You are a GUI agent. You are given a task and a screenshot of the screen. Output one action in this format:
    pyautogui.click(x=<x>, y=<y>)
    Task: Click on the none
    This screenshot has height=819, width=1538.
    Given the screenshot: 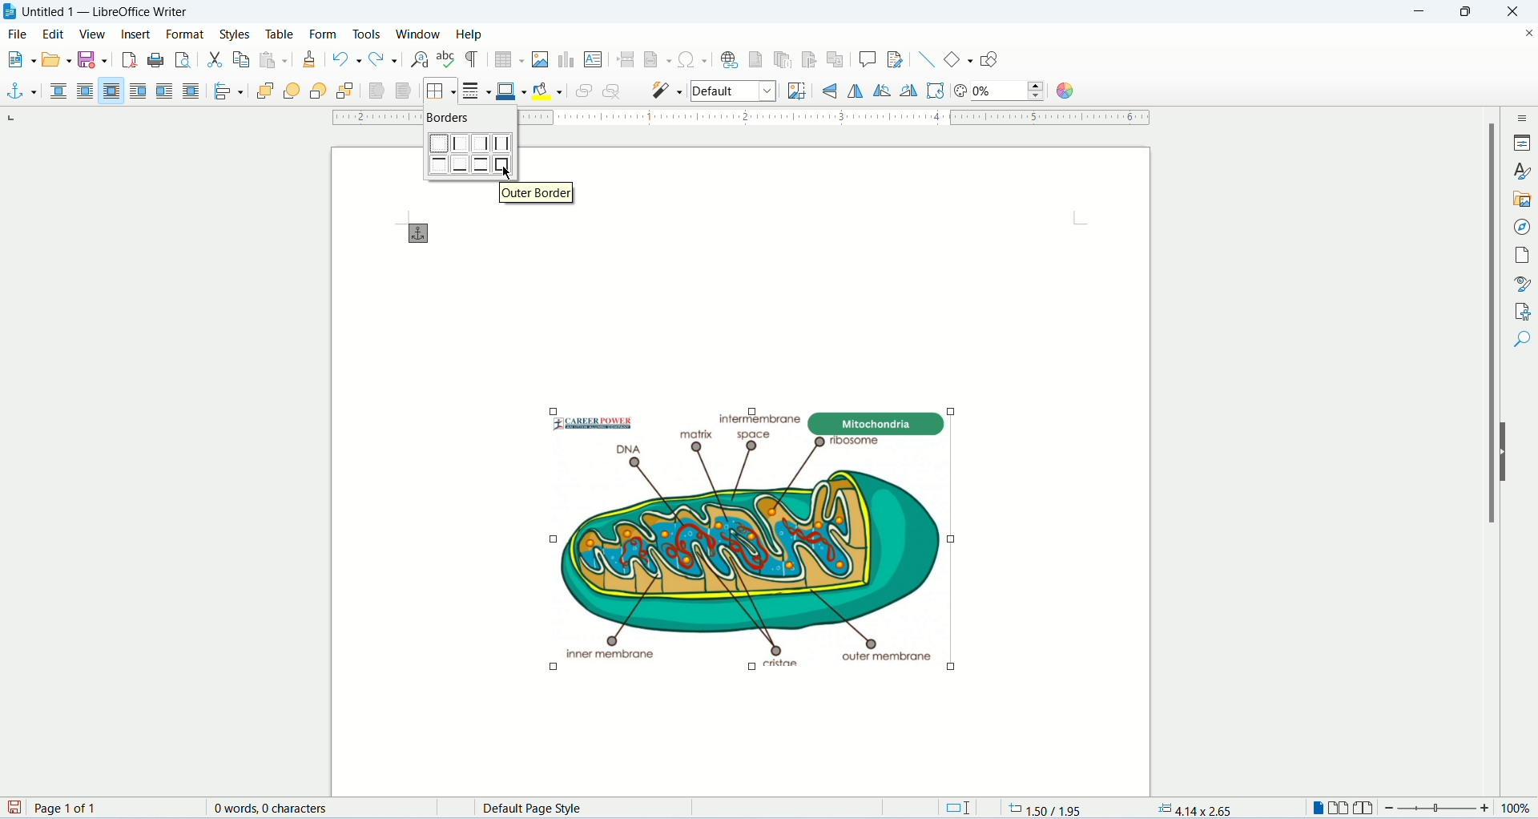 What is the action you would take?
    pyautogui.click(x=61, y=92)
    